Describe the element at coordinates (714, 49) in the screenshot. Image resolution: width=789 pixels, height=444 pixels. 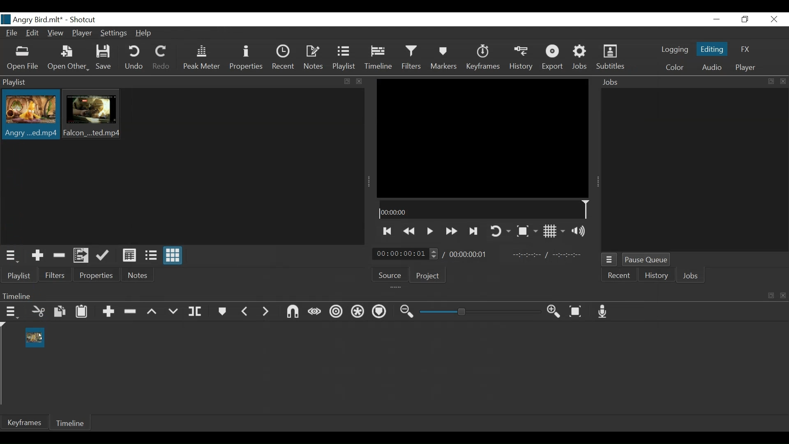
I see `Editing` at that location.